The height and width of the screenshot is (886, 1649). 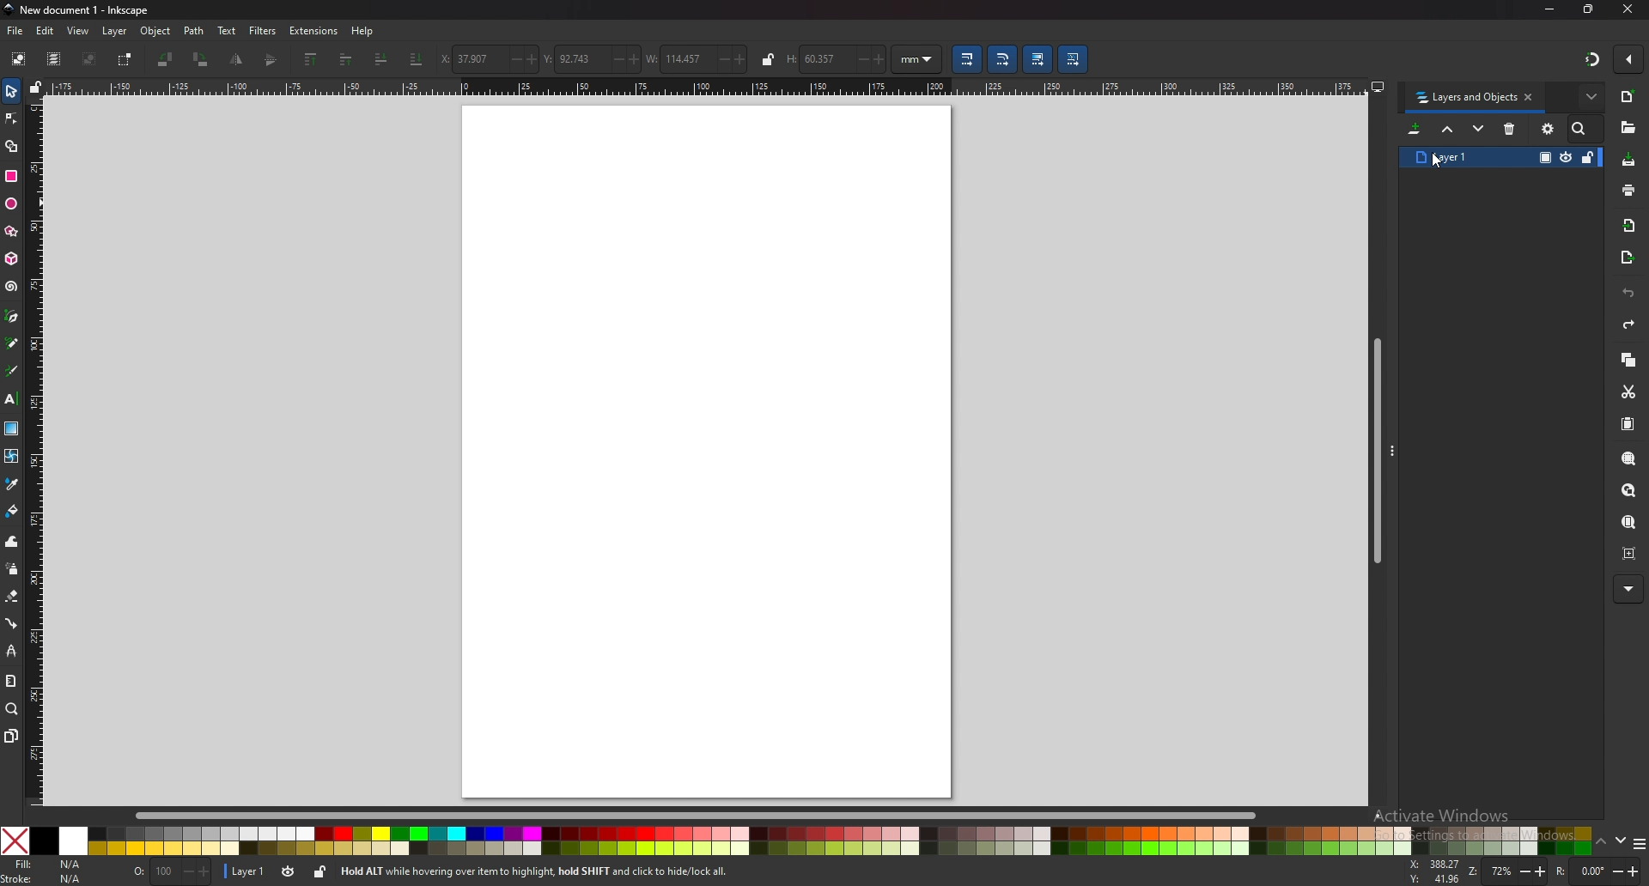 I want to click on deselect, so click(x=88, y=59).